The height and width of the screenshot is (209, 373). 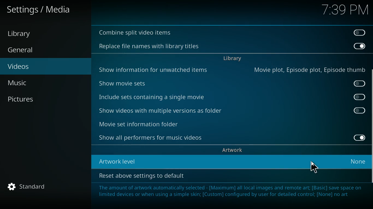 What do you see at coordinates (359, 32) in the screenshot?
I see `off` at bounding box center [359, 32].